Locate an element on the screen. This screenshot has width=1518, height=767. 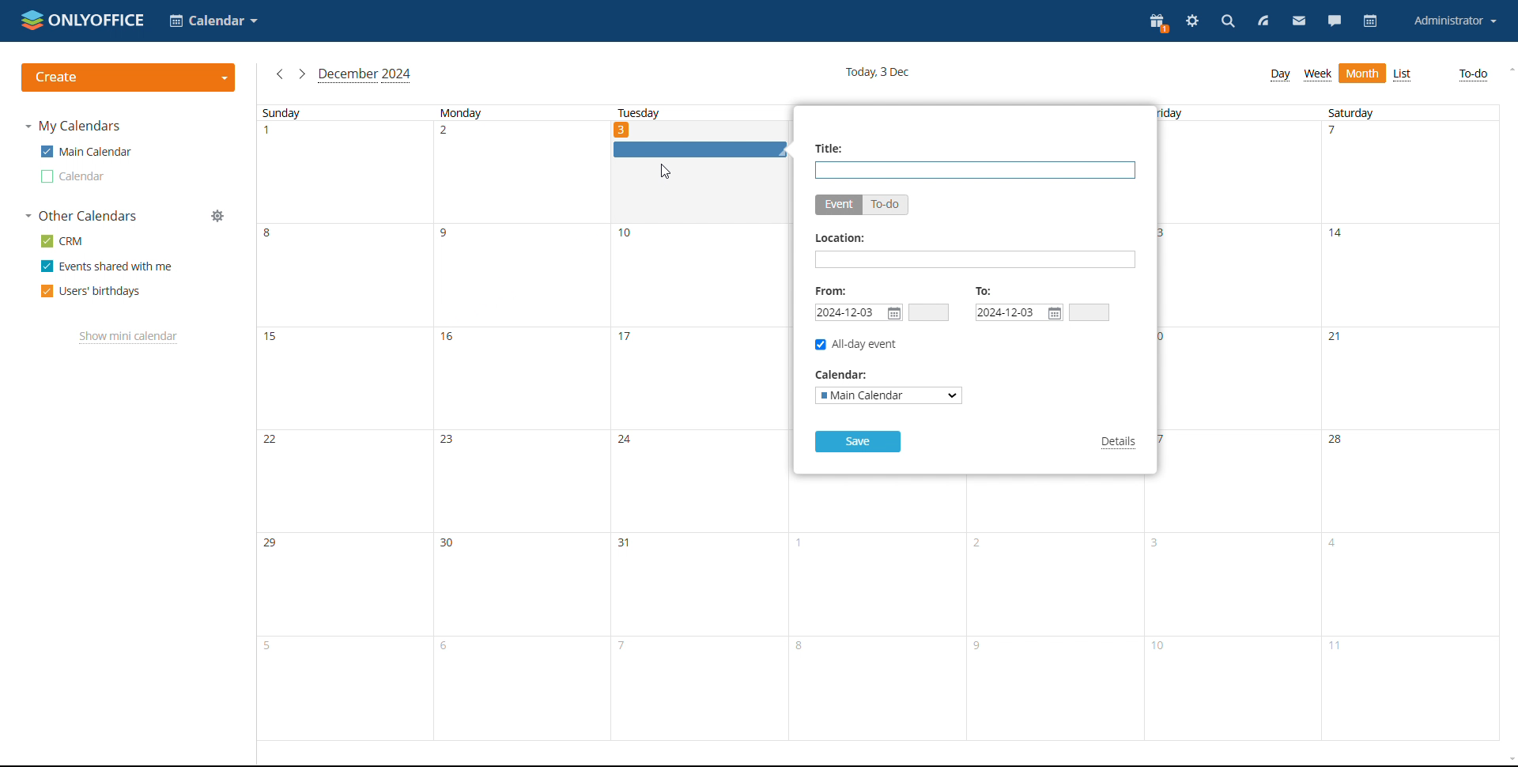
other calendars is located at coordinates (81, 215).